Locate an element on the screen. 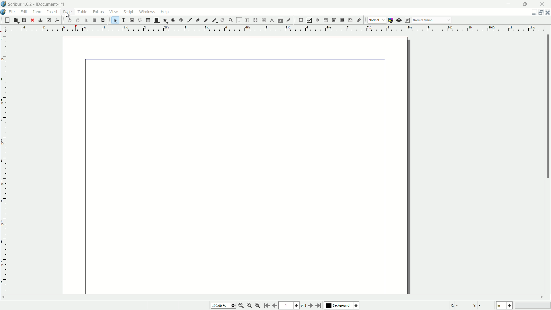 The image size is (551, 310). spiral is located at coordinates (181, 20).